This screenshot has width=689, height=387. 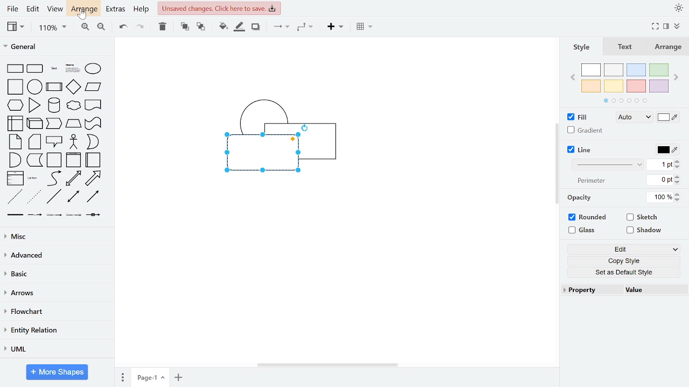 I want to click on current page, so click(x=150, y=376).